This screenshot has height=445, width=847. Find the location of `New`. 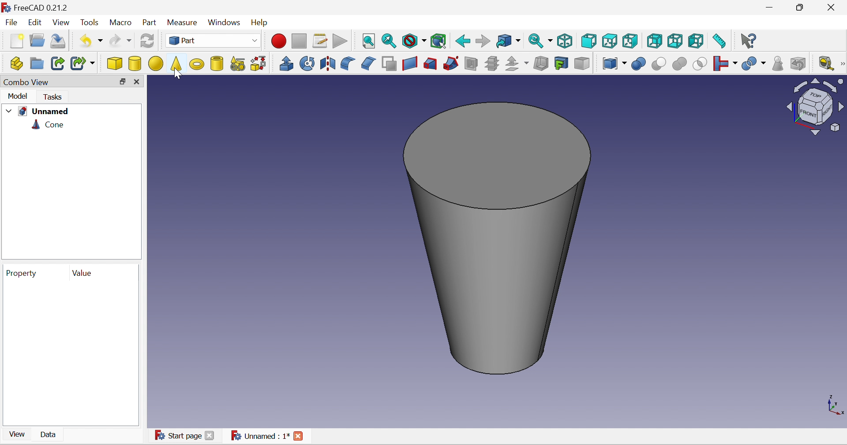

New is located at coordinates (16, 40).